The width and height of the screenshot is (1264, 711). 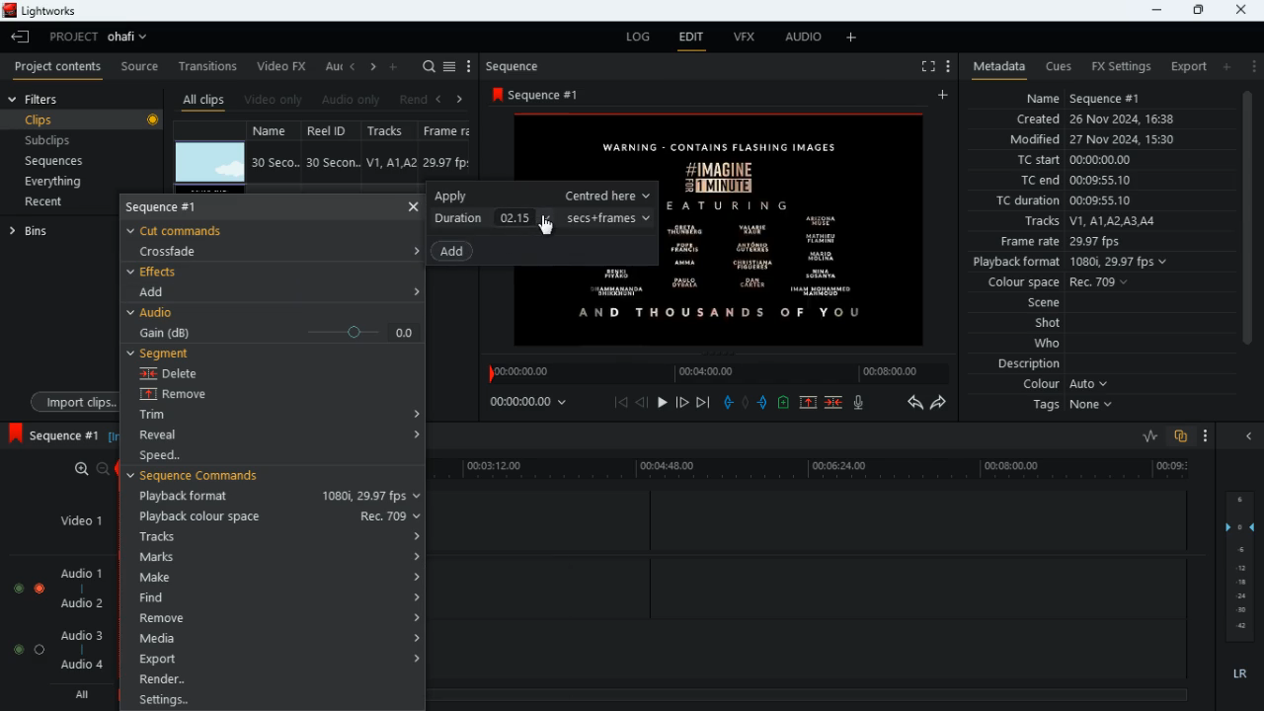 I want to click on effects, so click(x=156, y=272).